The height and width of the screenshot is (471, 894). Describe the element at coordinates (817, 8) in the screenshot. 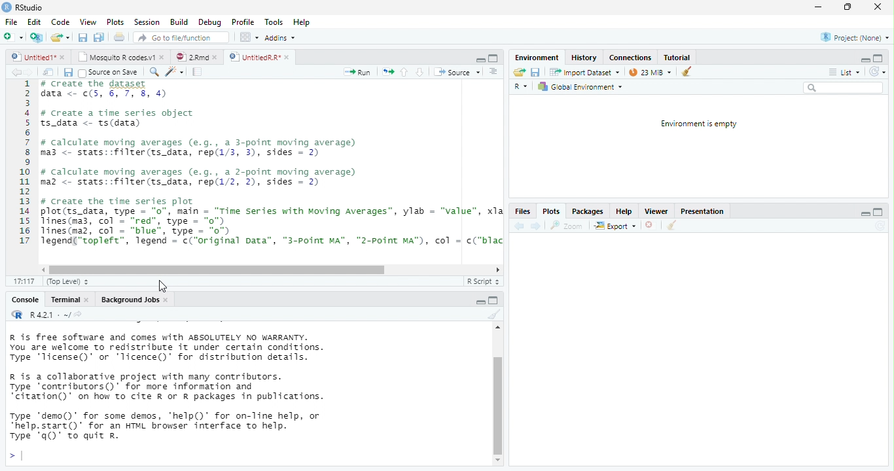

I see `minimize` at that location.